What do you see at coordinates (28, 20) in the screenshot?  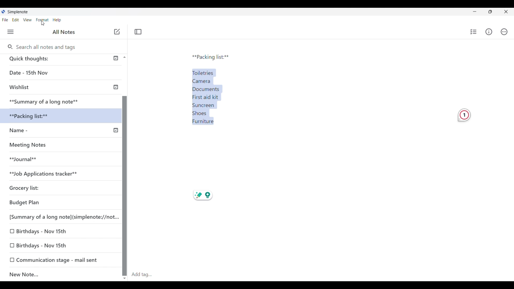 I see `View menu` at bounding box center [28, 20].